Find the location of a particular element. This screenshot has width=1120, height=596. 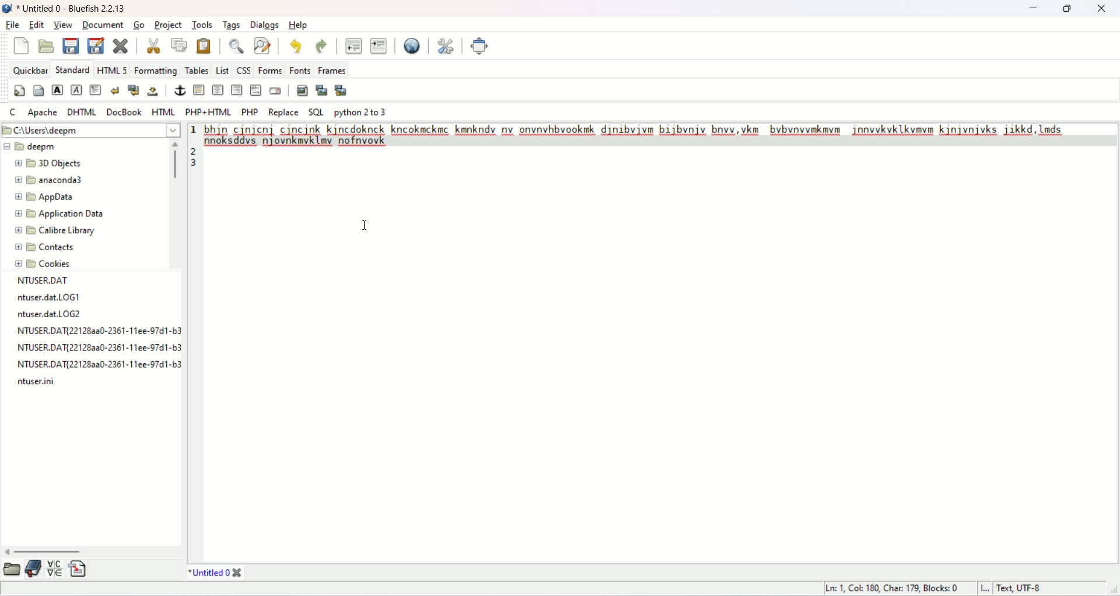

email is located at coordinates (276, 90).